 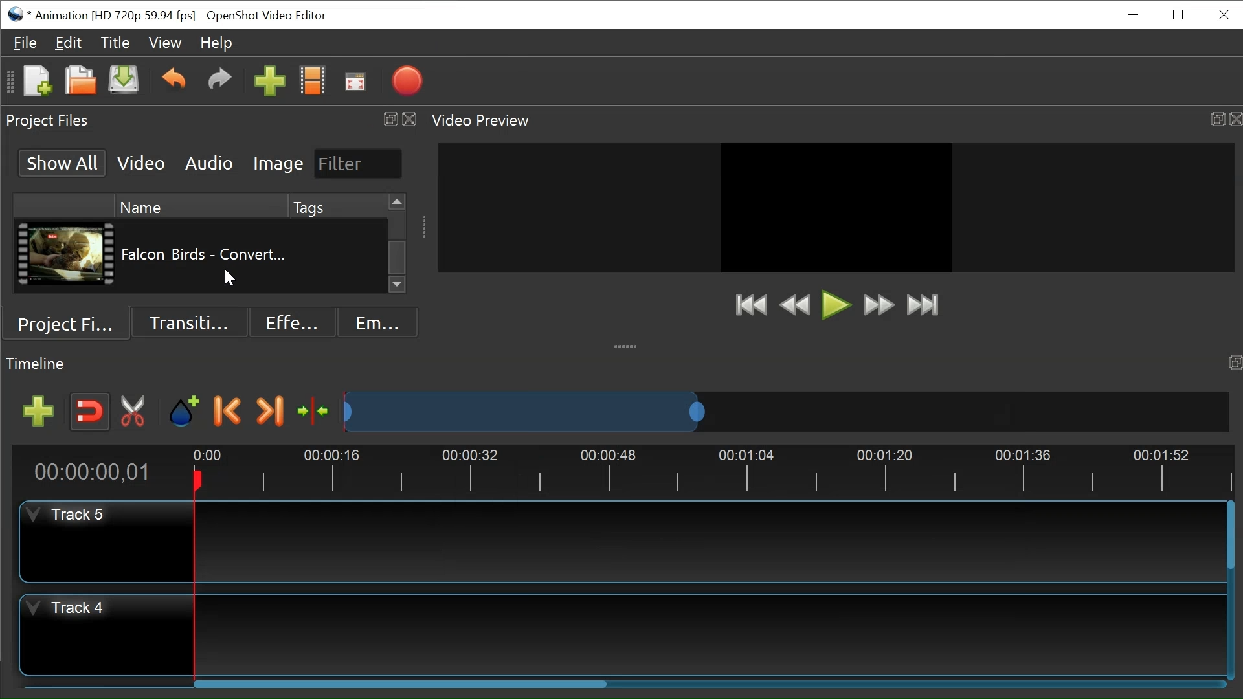 What do you see at coordinates (1235, 364) in the screenshot?
I see `Maximize` at bounding box center [1235, 364].